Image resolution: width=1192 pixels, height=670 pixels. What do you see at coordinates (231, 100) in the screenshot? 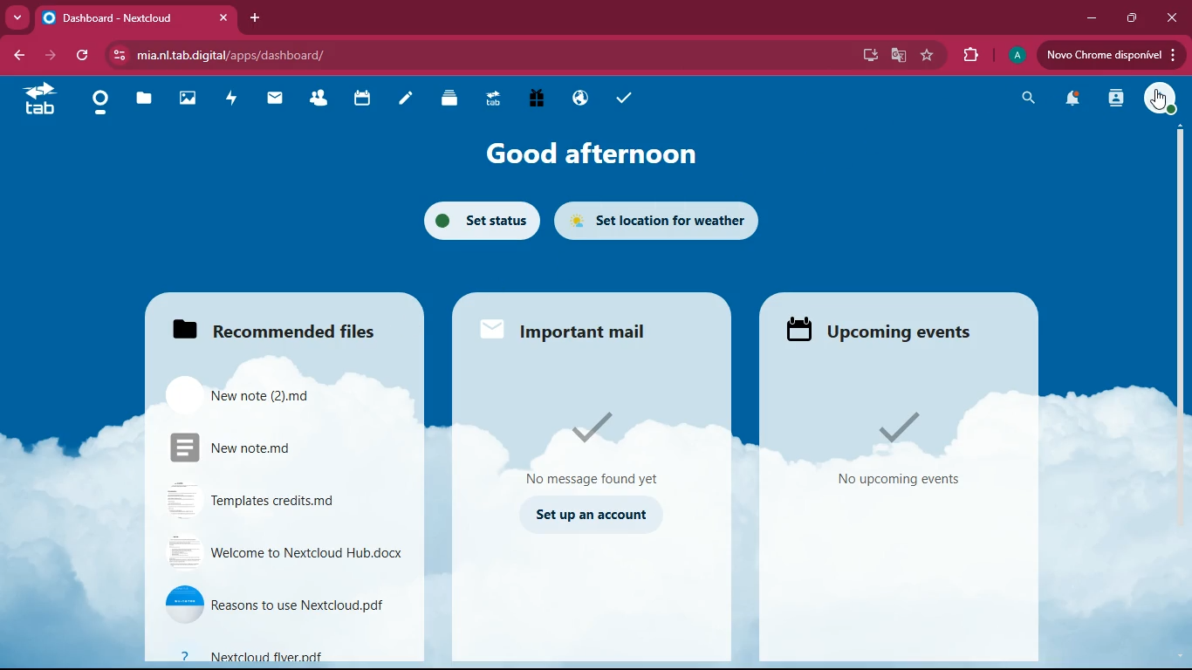
I see `activity` at bounding box center [231, 100].